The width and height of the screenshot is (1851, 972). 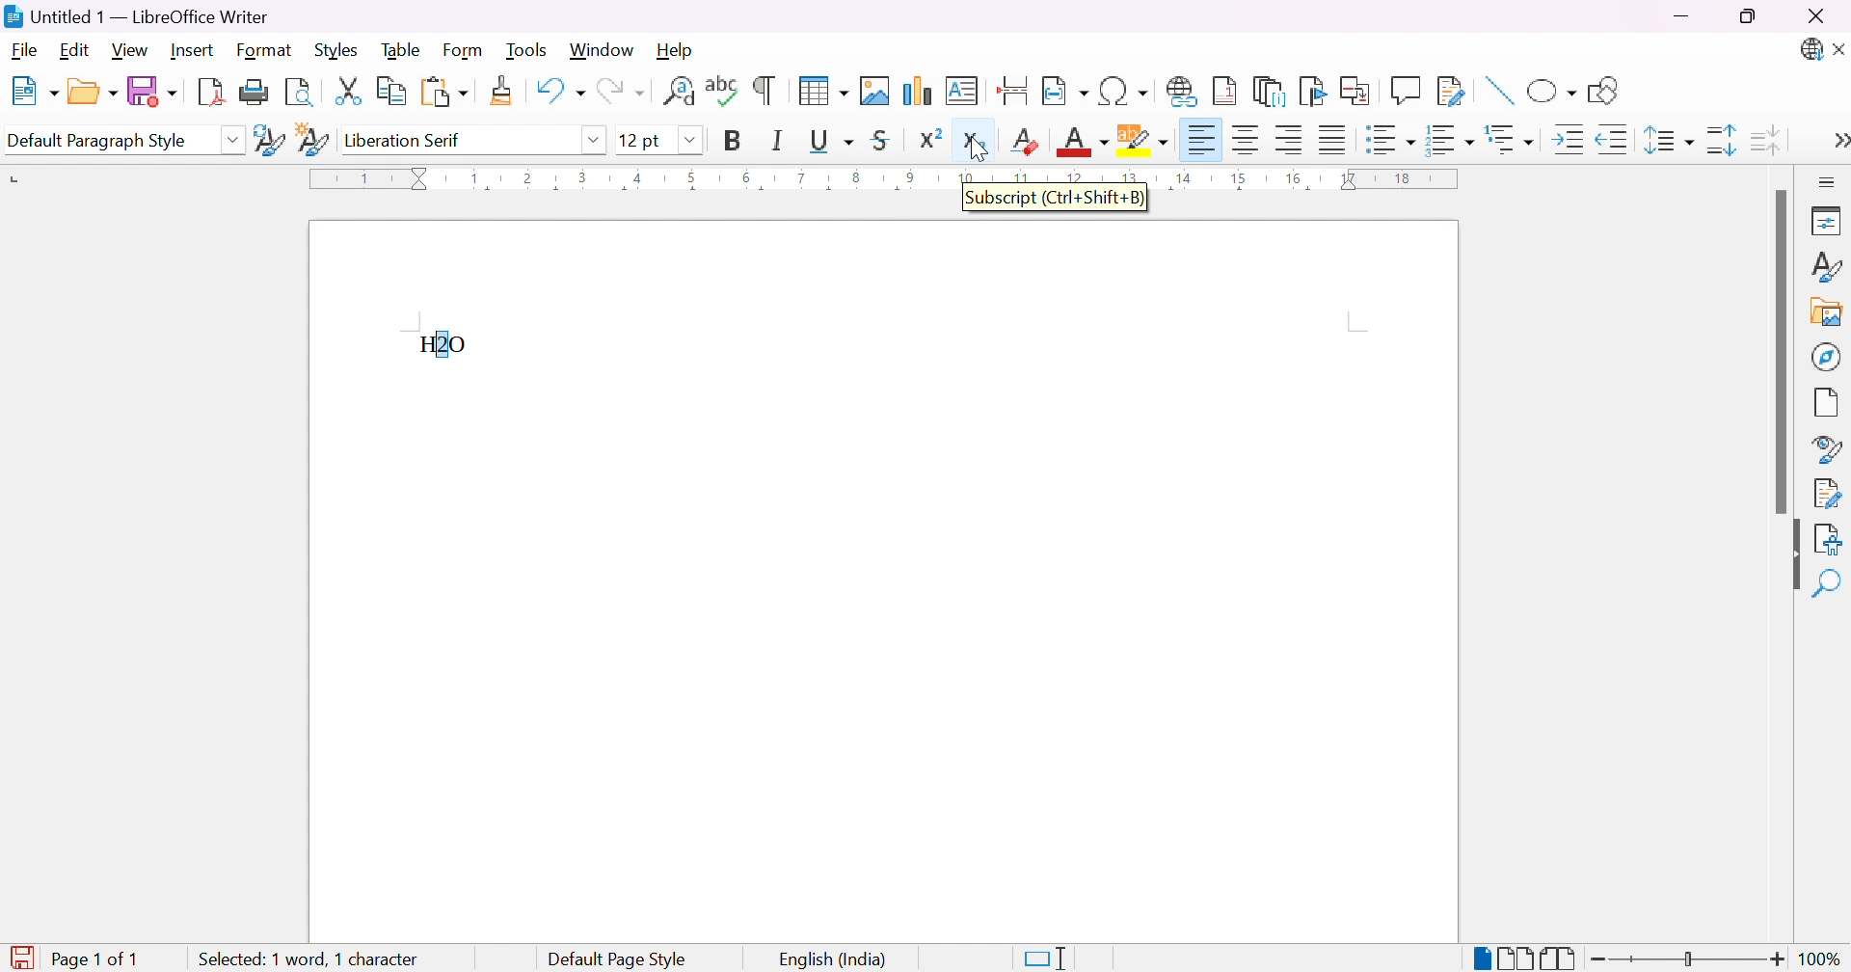 What do you see at coordinates (1779, 353) in the screenshot?
I see `Scroll bar` at bounding box center [1779, 353].